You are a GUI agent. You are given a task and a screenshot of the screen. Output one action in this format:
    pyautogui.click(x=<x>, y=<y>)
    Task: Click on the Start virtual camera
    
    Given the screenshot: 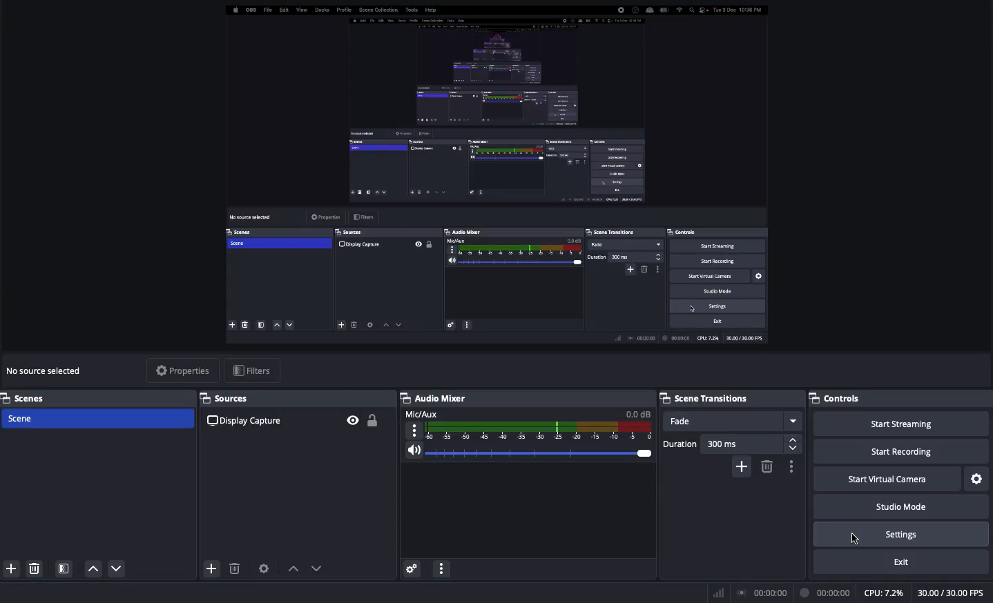 What is the action you would take?
    pyautogui.click(x=887, y=480)
    